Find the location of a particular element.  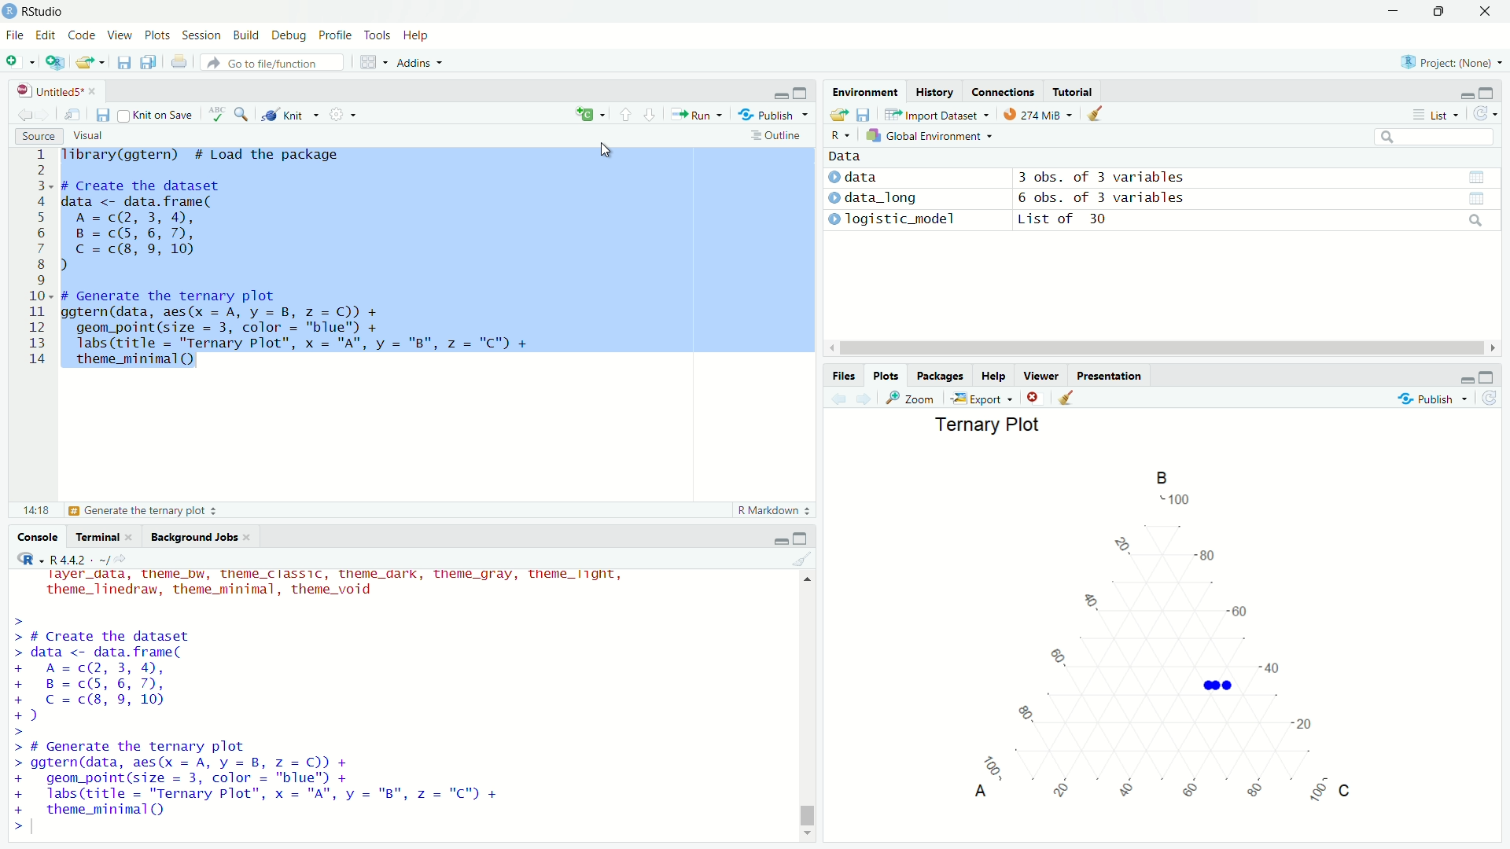

R Markdown * is located at coordinates (775, 508).